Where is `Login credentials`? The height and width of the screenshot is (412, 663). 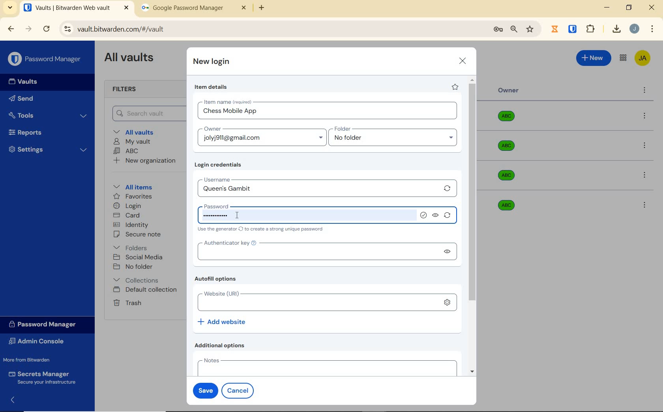 Login credentials is located at coordinates (220, 165).